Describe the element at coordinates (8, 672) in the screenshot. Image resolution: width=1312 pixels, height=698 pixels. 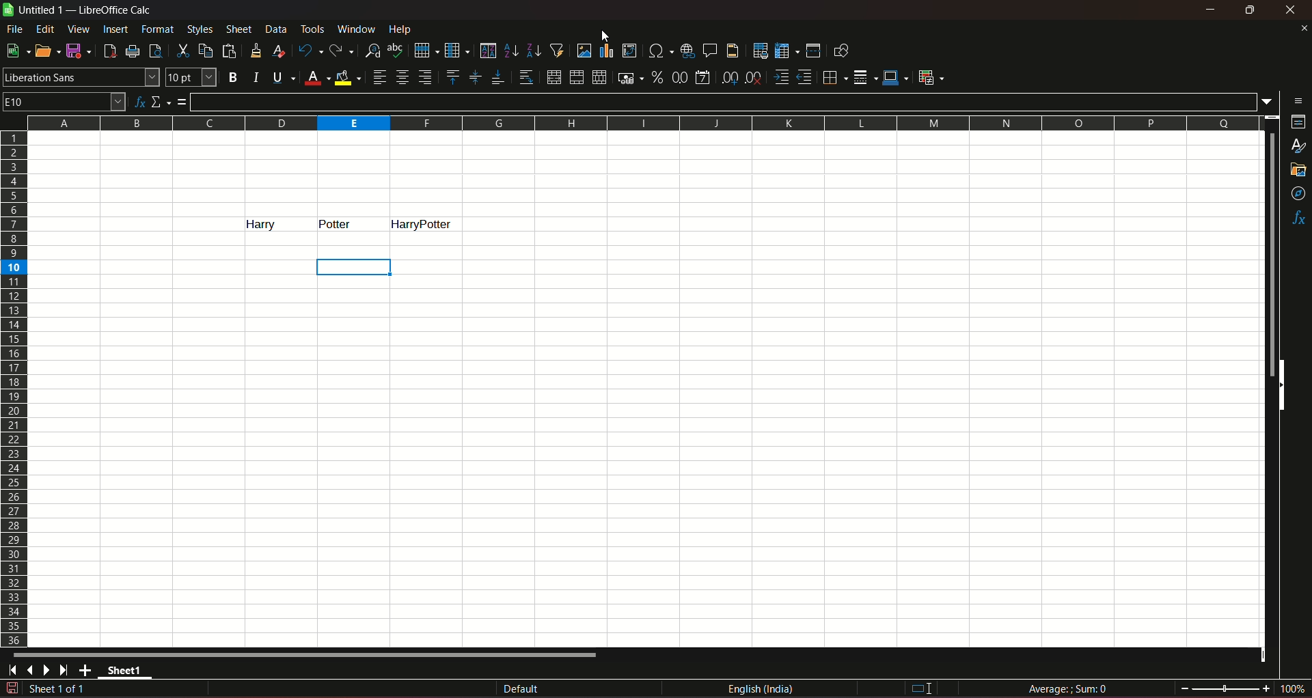
I see `scroll to first` at that location.